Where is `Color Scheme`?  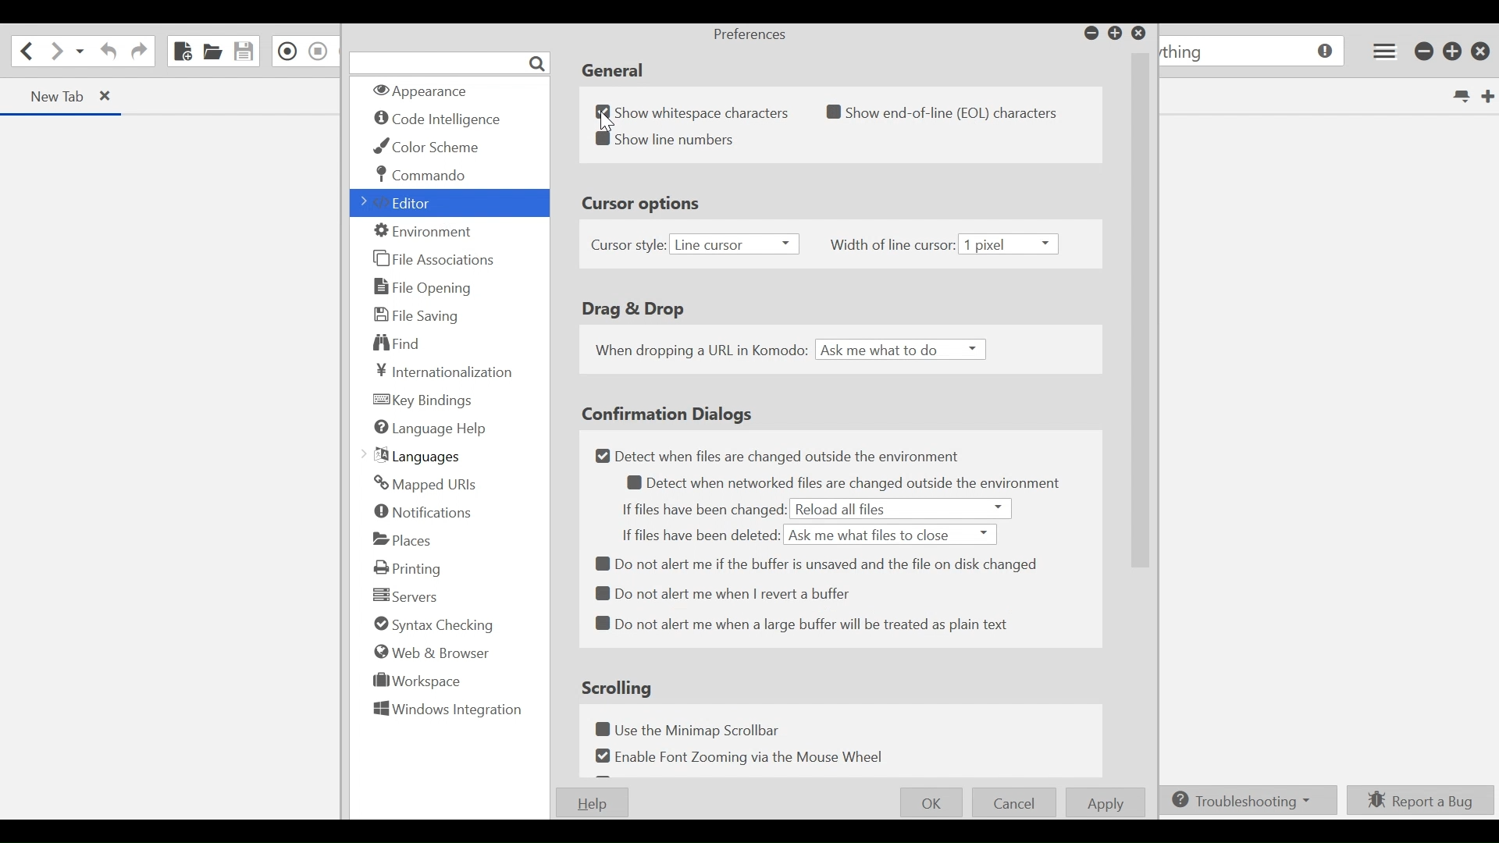
Color Scheme is located at coordinates (432, 147).